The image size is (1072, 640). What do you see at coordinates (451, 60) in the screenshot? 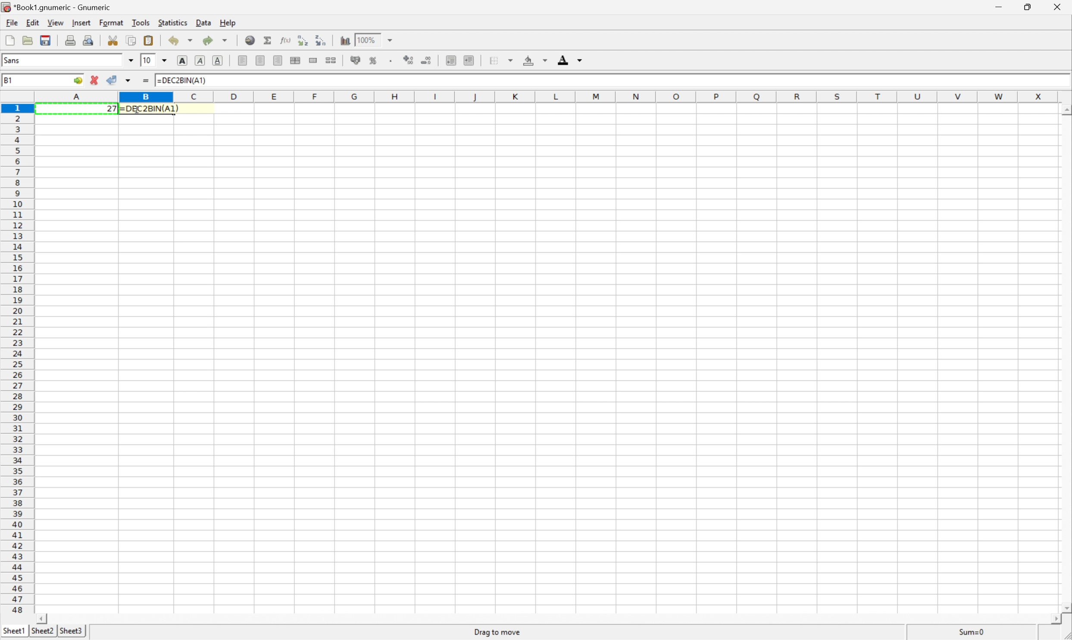
I see `Decrease indent, and align the contents to the left` at bounding box center [451, 60].